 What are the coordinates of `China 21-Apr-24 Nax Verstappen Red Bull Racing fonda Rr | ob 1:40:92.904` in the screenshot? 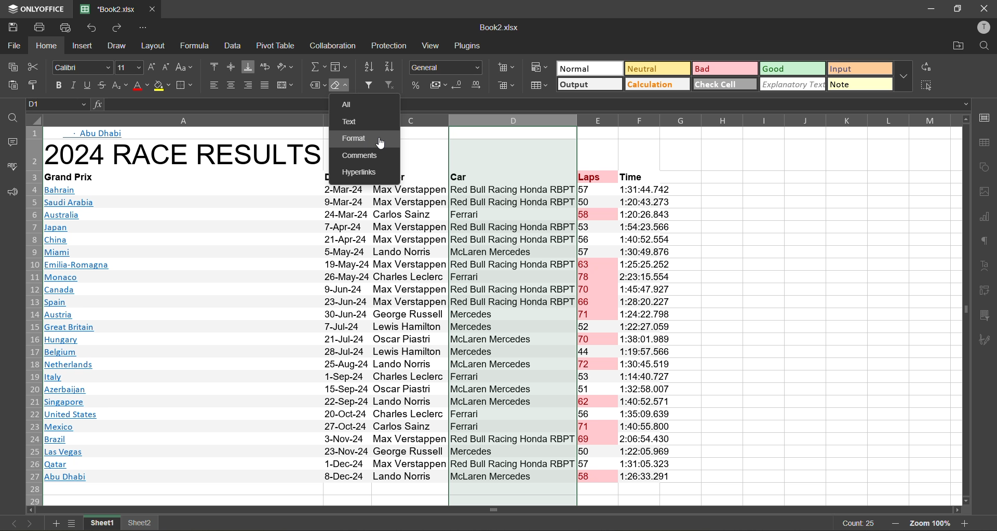 It's located at (359, 240).